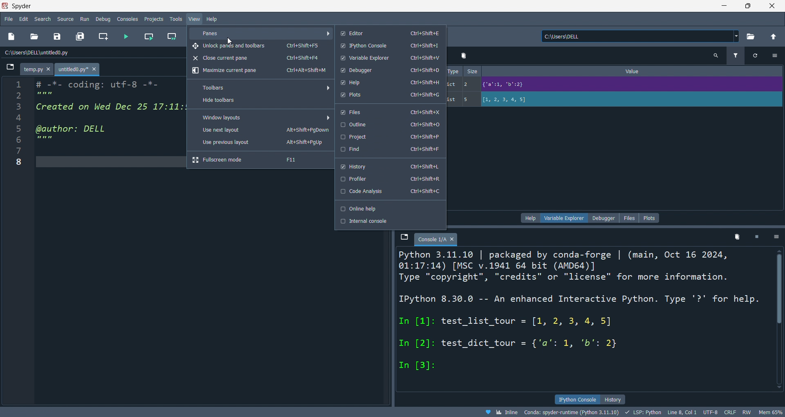 The width and height of the screenshot is (785, 417). Describe the element at coordinates (776, 237) in the screenshot. I see `options` at that location.